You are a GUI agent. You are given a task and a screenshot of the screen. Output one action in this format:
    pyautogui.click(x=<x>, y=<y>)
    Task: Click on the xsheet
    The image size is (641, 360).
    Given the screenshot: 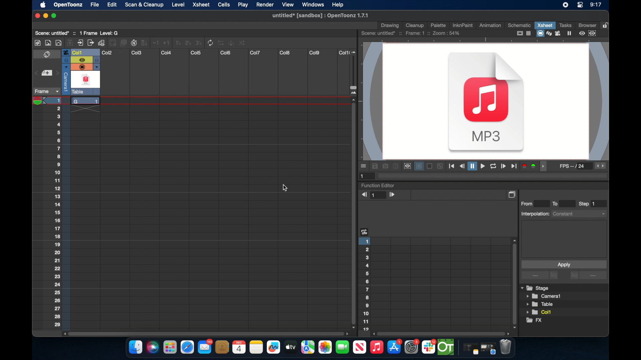 What is the action you would take?
    pyautogui.click(x=202, y=5)
    